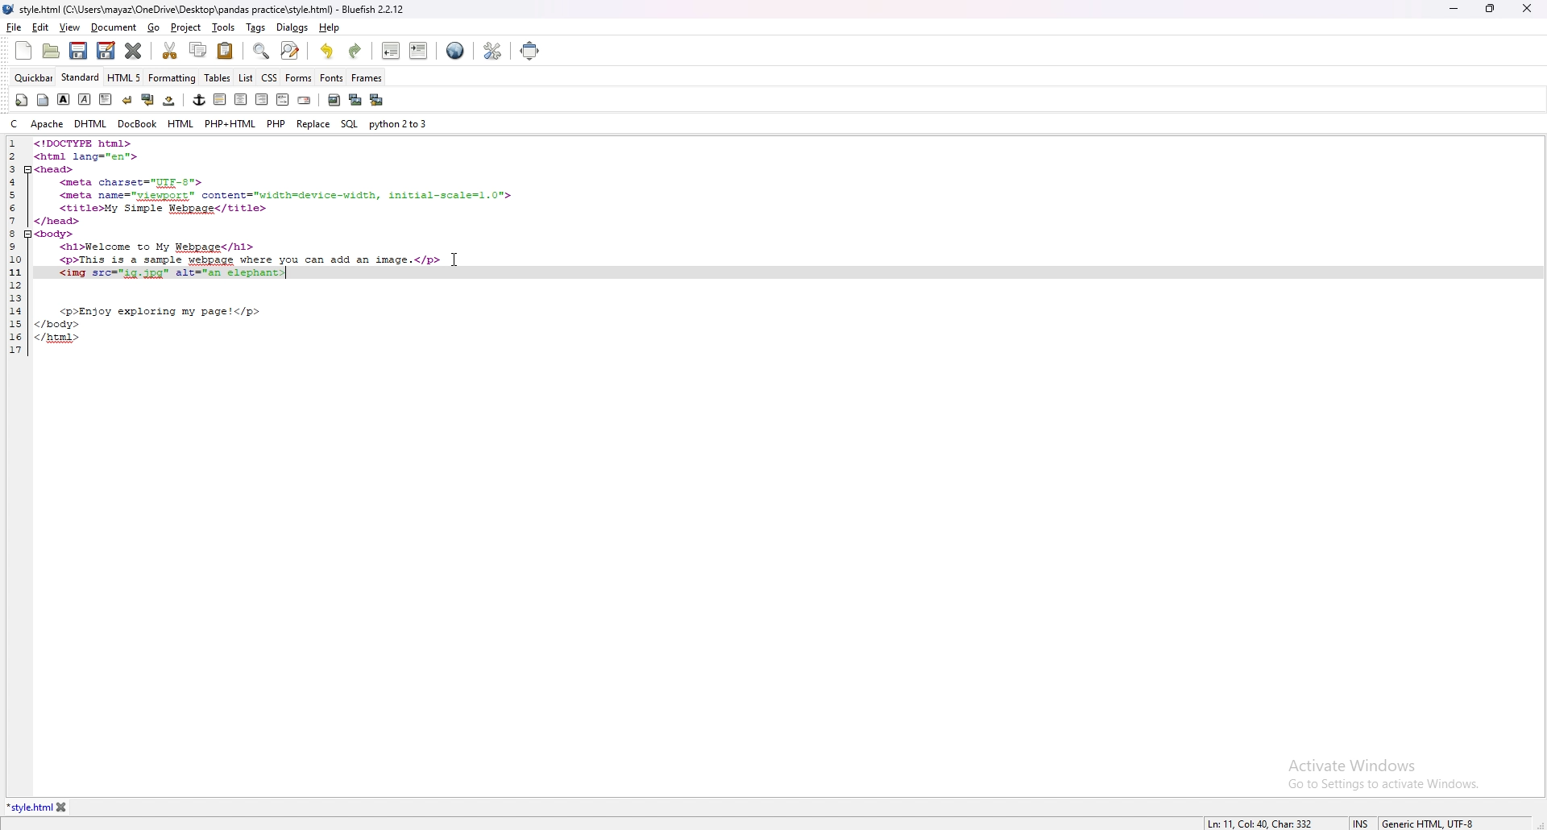 This screenshot has width=1547, height=830. I want to click on <body>, so click(56, 234).